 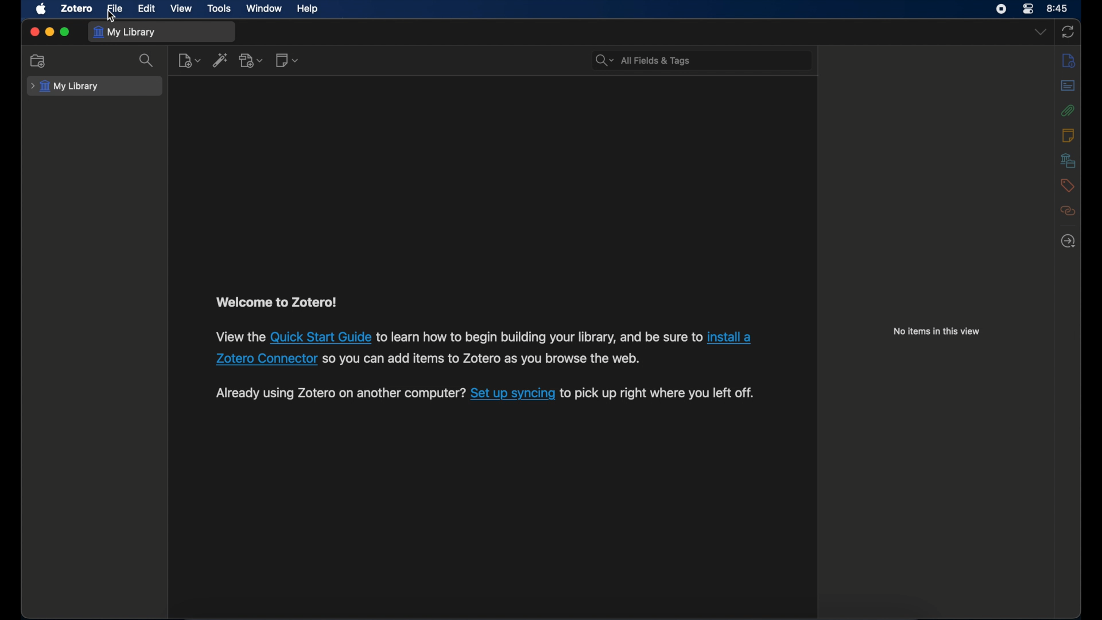 What do you see at coordinates (219, 9) in the screenshot?
I see `tools` at bounding box center [219, 9].